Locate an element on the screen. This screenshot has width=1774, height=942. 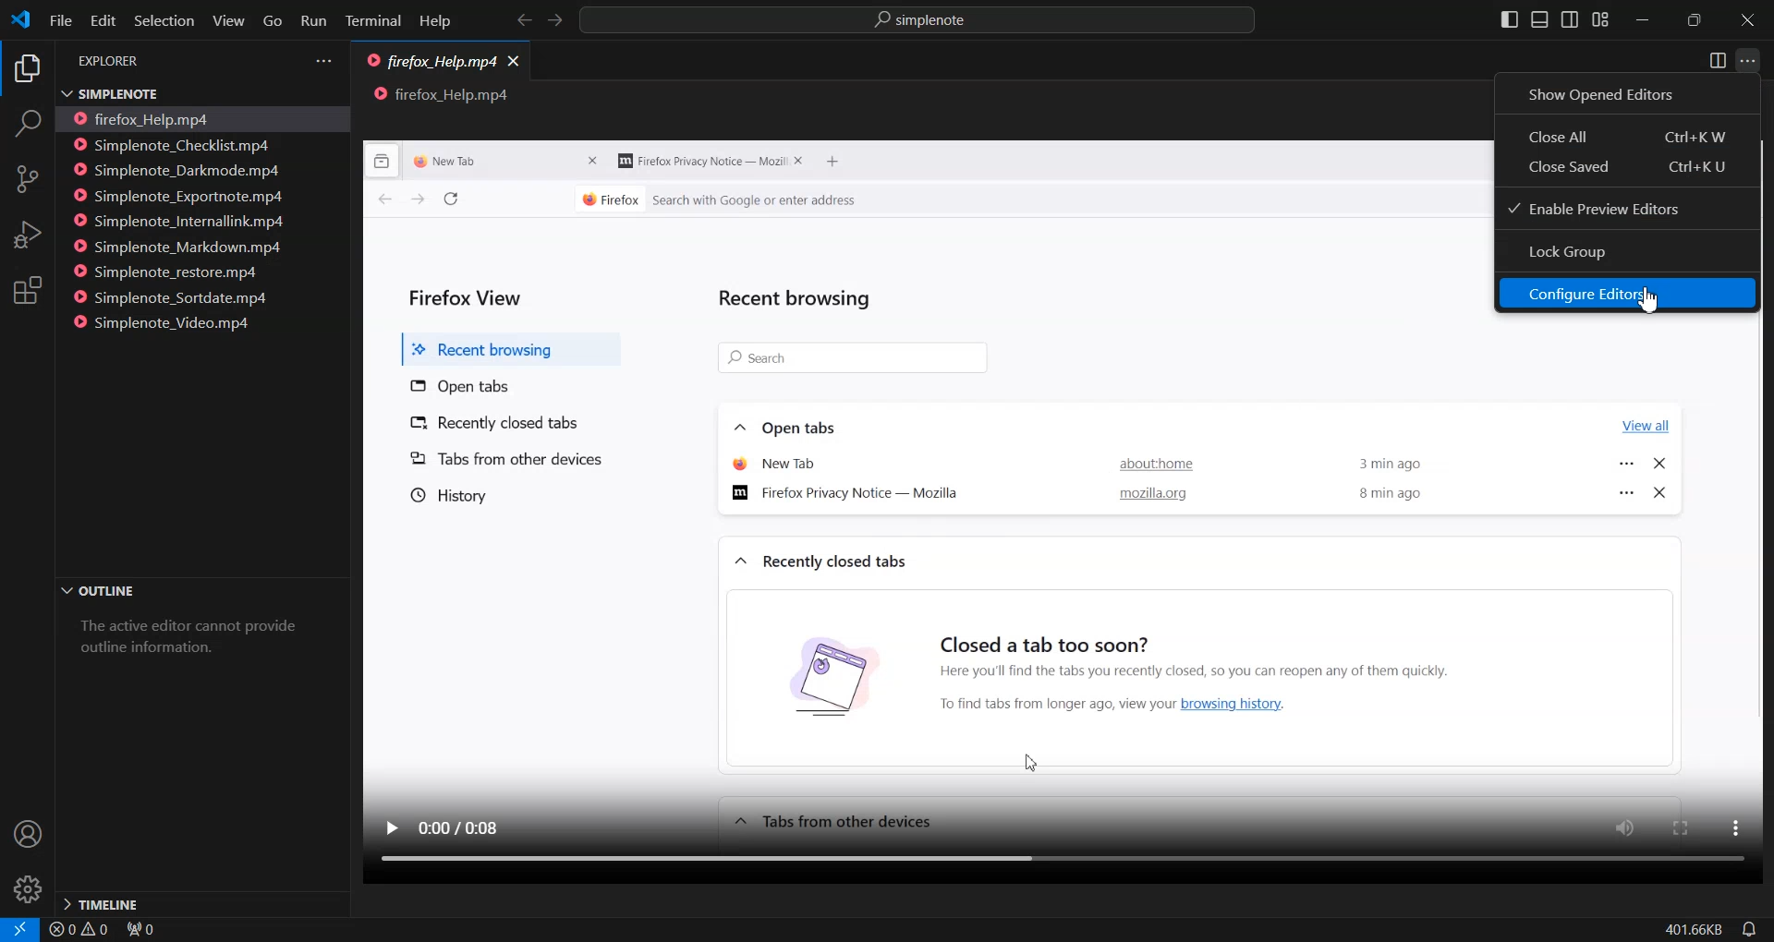
Recent browsing is located at coordinates (800, 296).